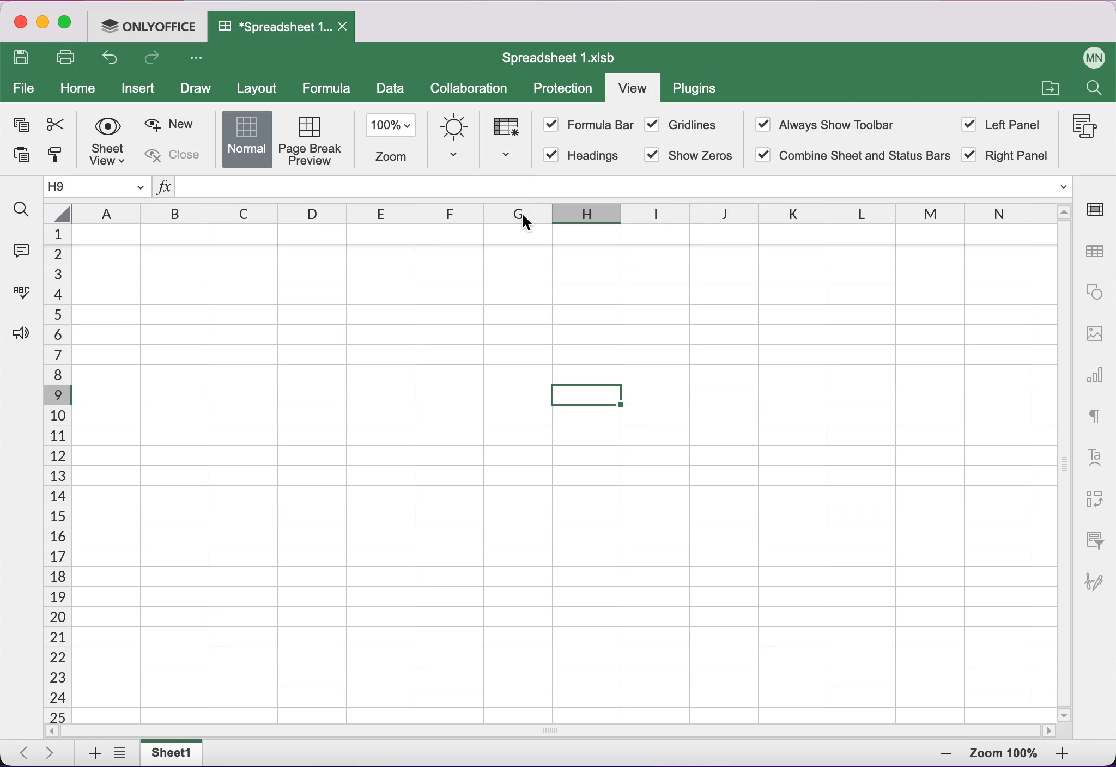 The image size is (1116, 767). I want to click on spreadsheet tab, so click(283, 27).